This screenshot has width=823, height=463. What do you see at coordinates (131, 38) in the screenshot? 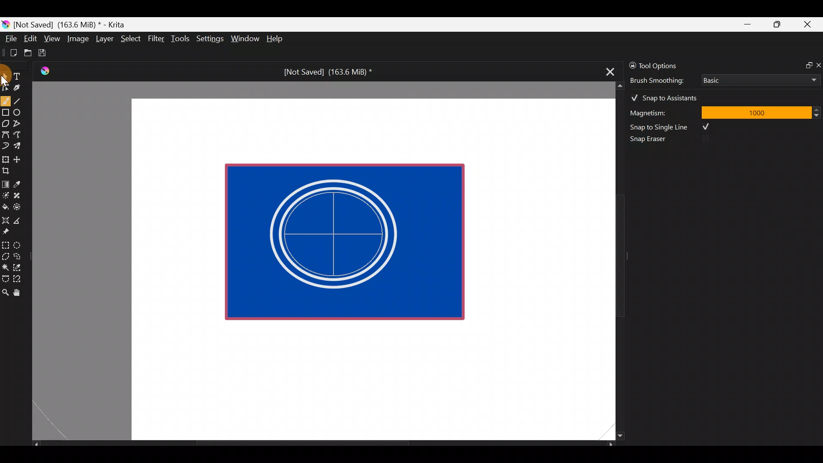
I see `Select` at bounding box center [131, 38].